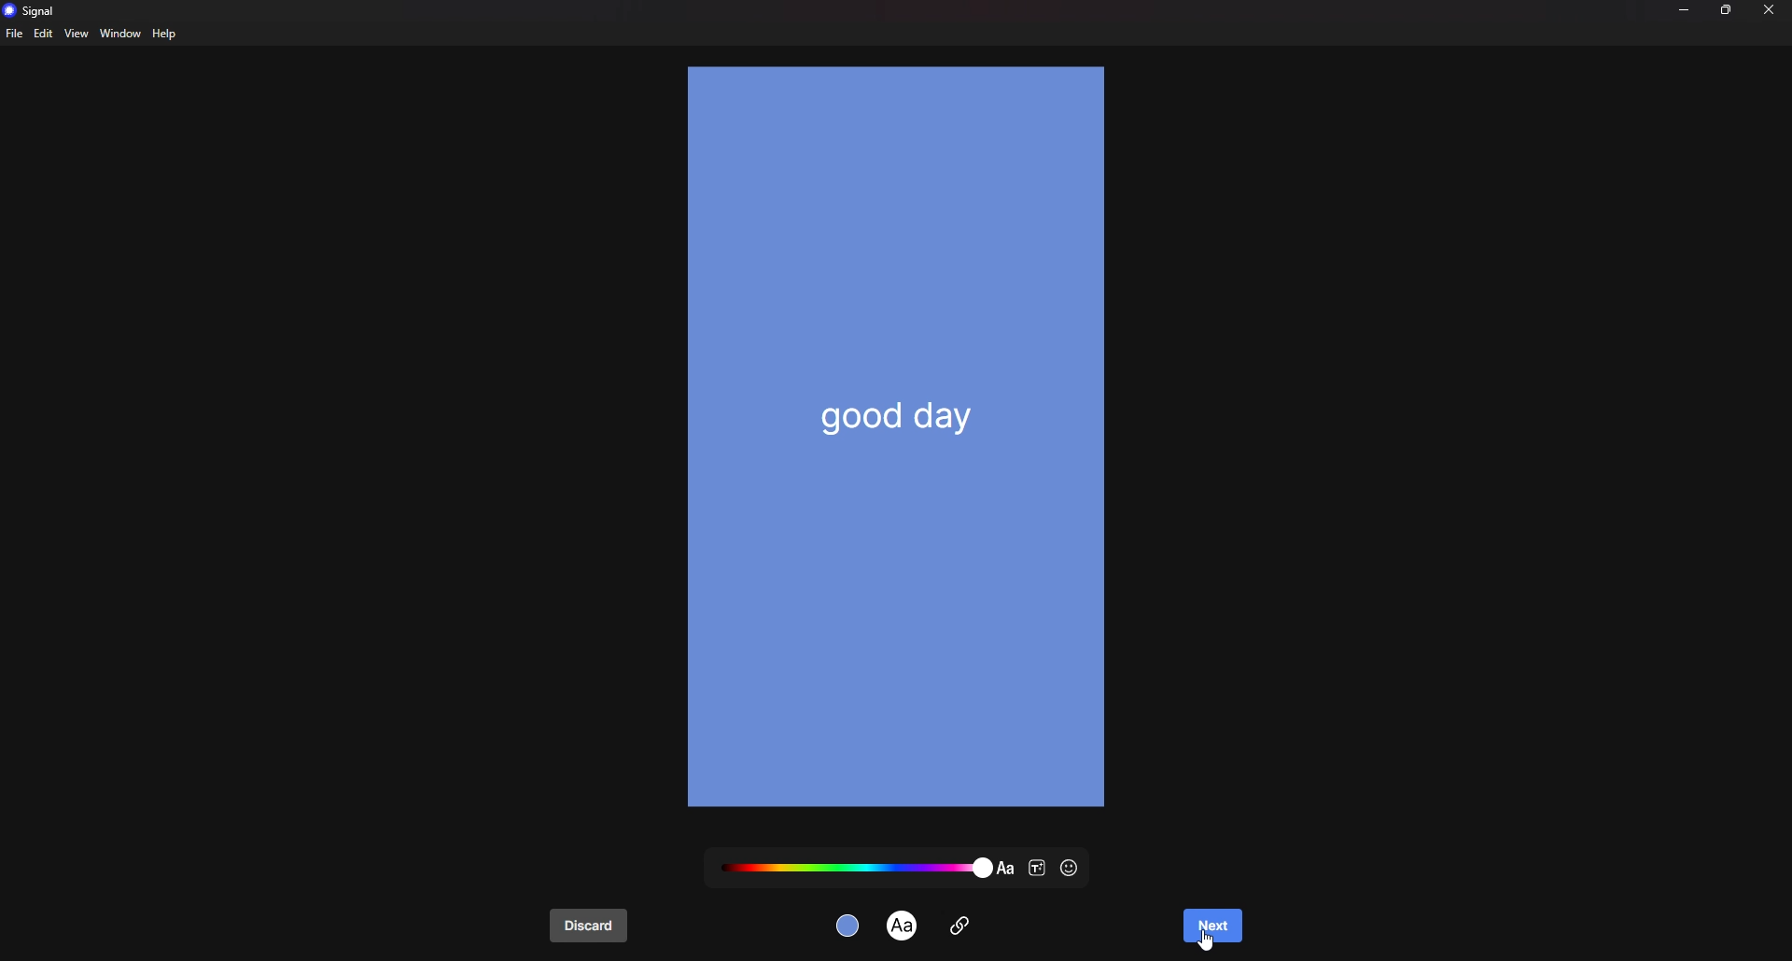 The height and width of the screenshot is (961, 1792). Describe the element at coordinates (589, 926) in the screenshot. I see `discard` at that location.